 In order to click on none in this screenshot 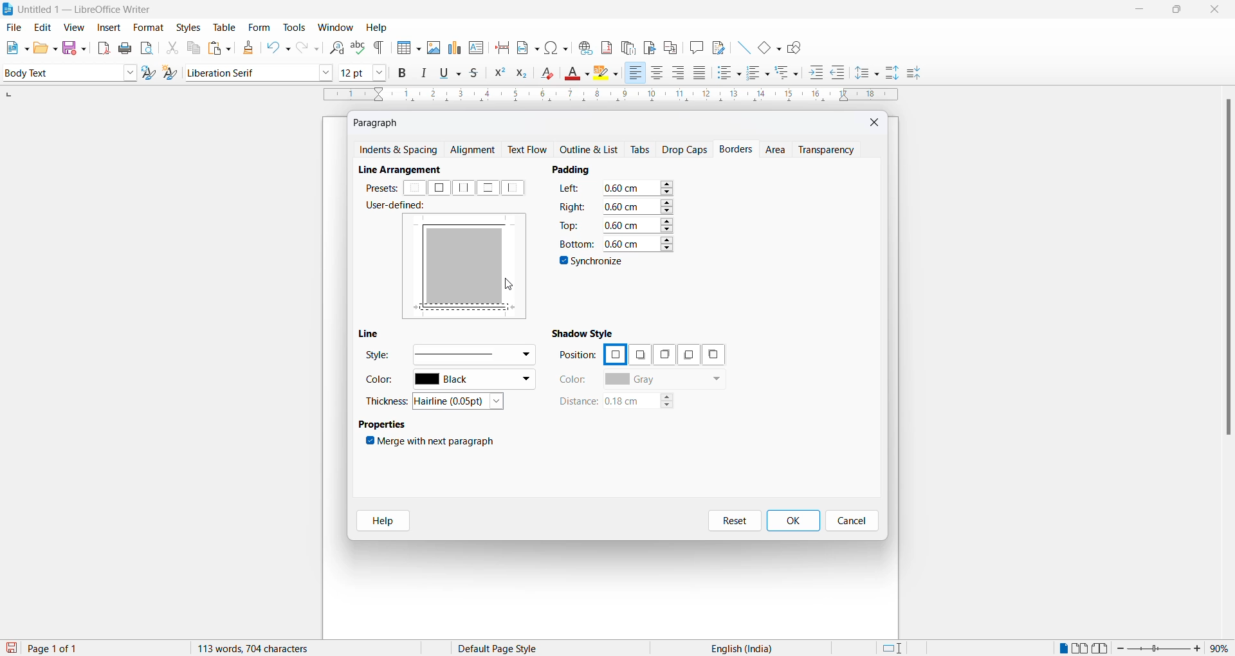, I will do `click(416, 188)`.